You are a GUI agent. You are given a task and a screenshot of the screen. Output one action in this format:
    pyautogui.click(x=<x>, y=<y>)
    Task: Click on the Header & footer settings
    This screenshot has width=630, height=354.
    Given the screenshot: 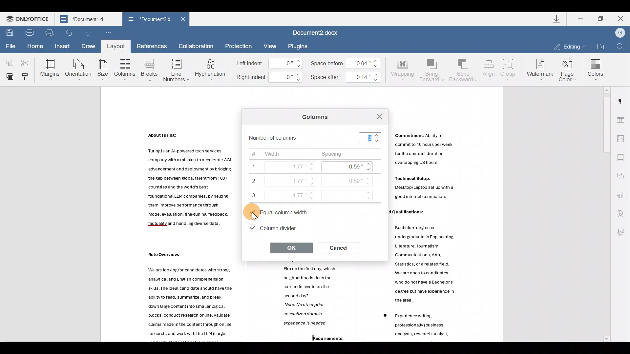 What is the action you would take?
    pyautogui.click(x=622, y=159)
    